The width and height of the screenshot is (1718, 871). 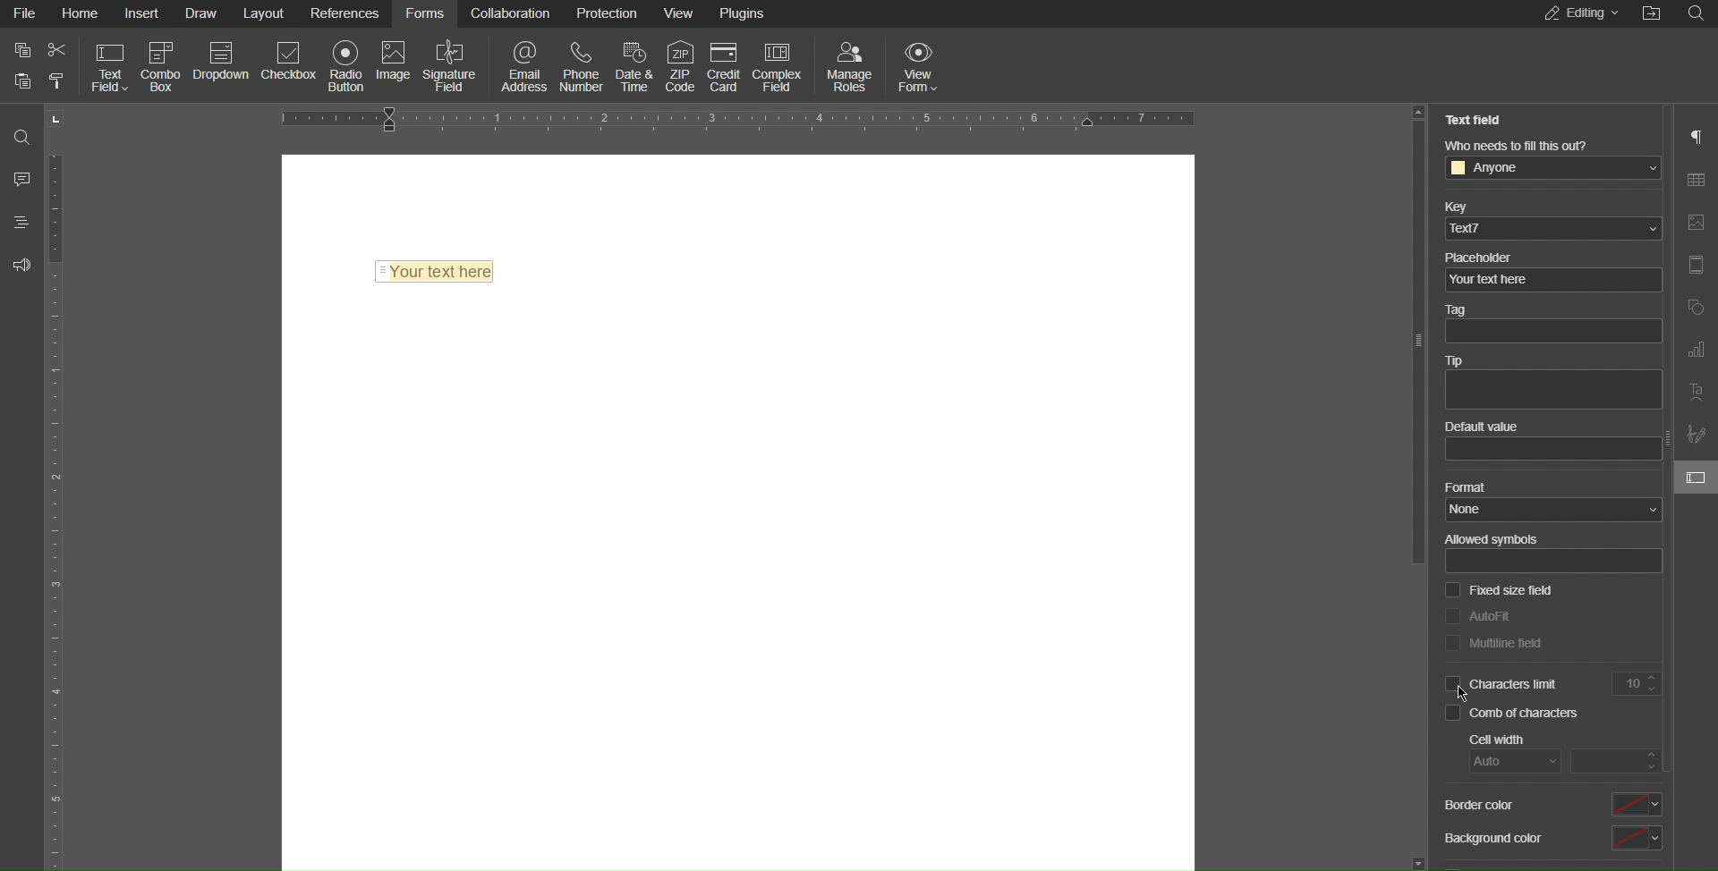 I want to click on Search, so click(x=20, y=131).